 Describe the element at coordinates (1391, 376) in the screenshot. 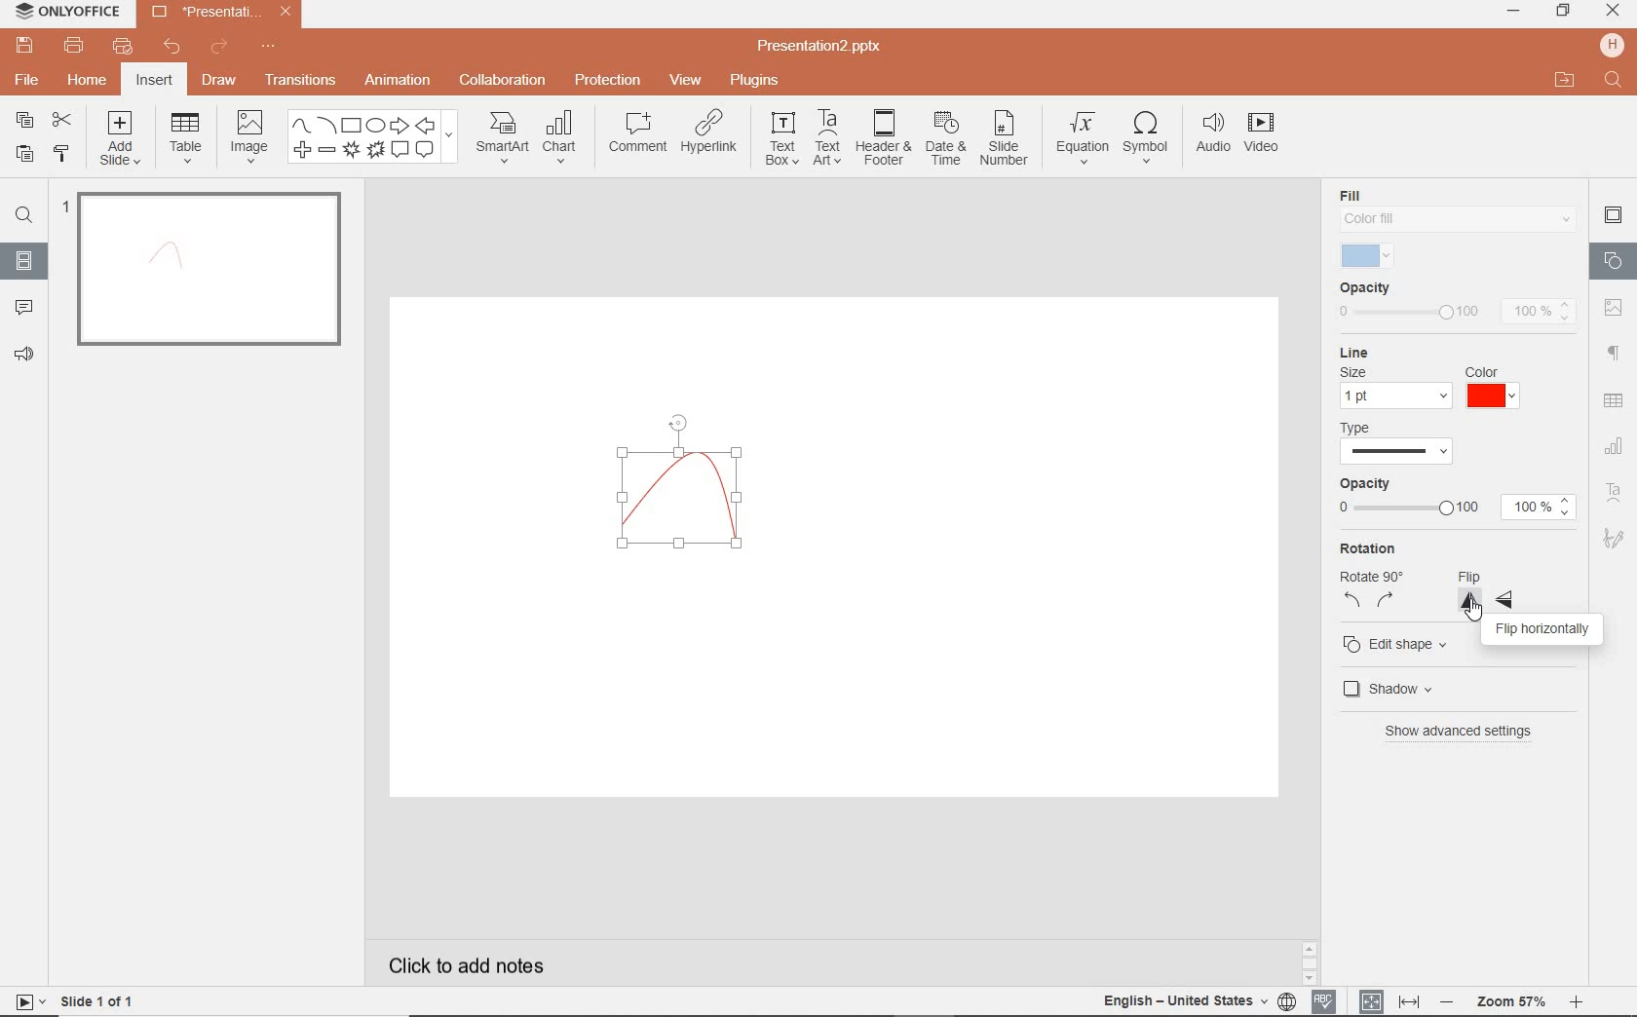

I see `line settings` at that location.